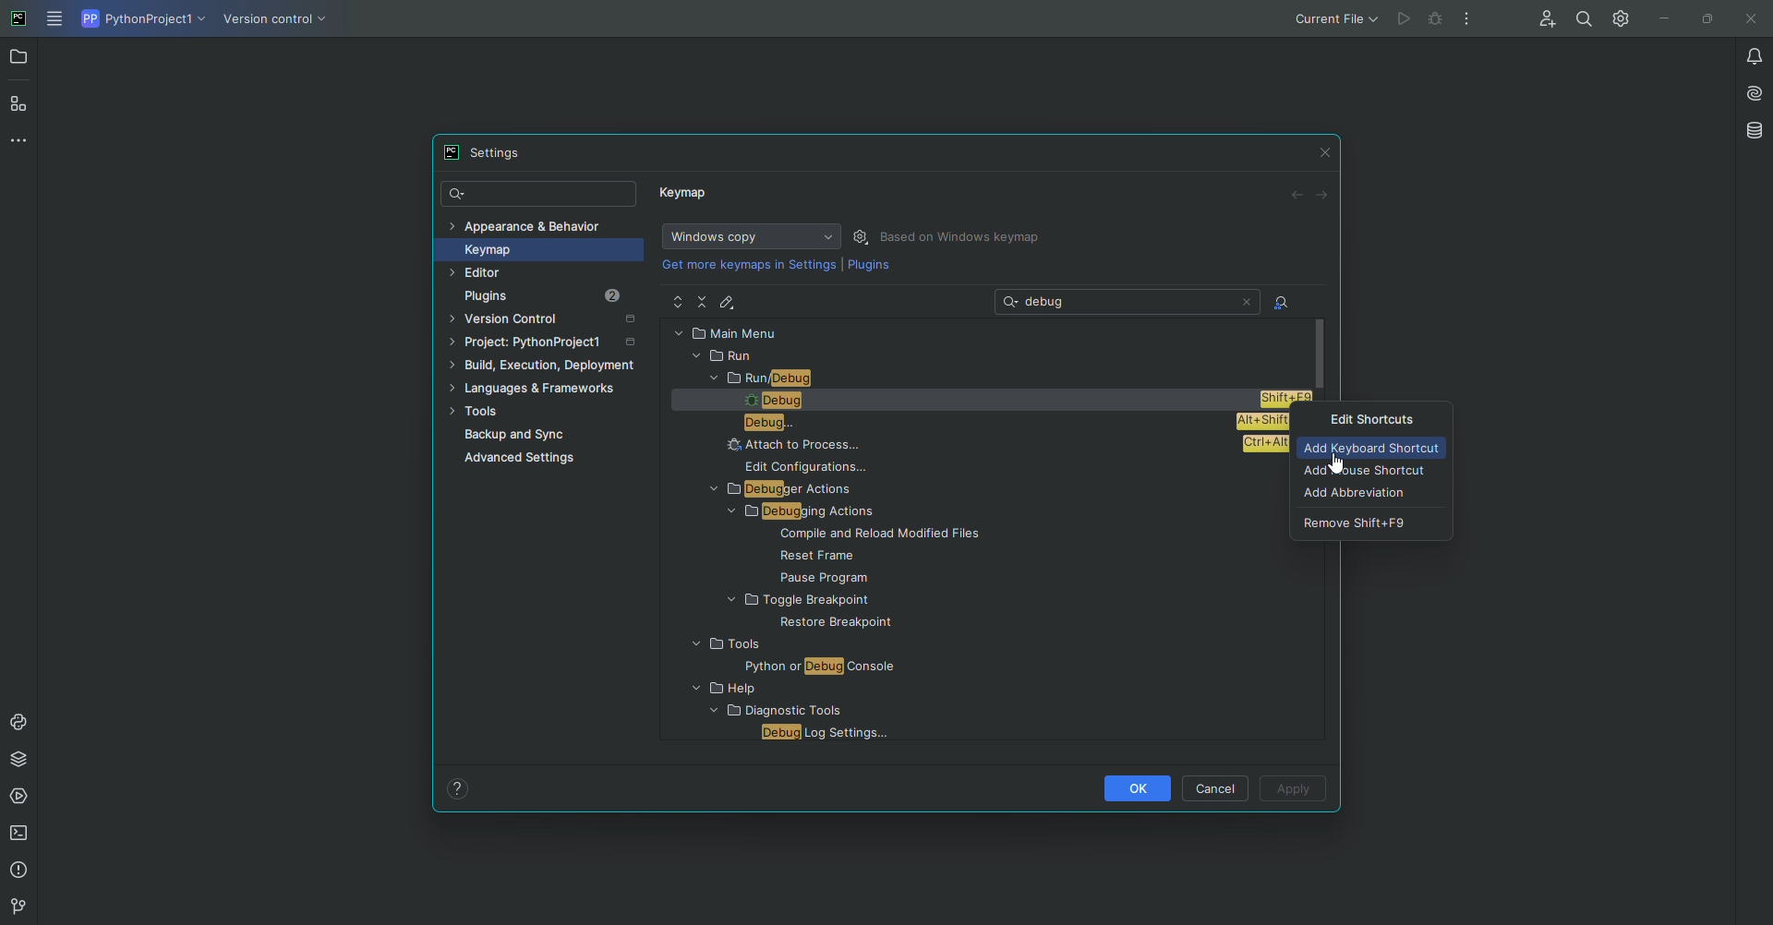 The height and width of the screenshot is (925, 1773). Describe the element at coordinates (730, 302) in the screenshot. I see `Edit` at that location.